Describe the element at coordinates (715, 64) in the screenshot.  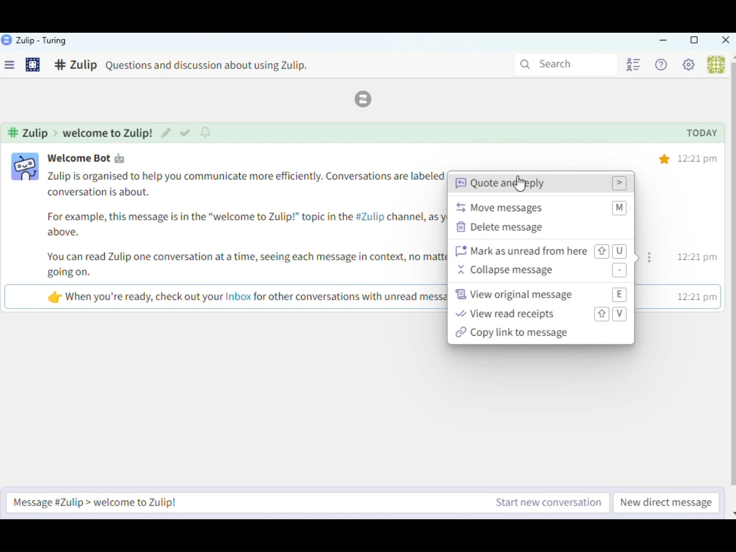
I see `User` at that location.